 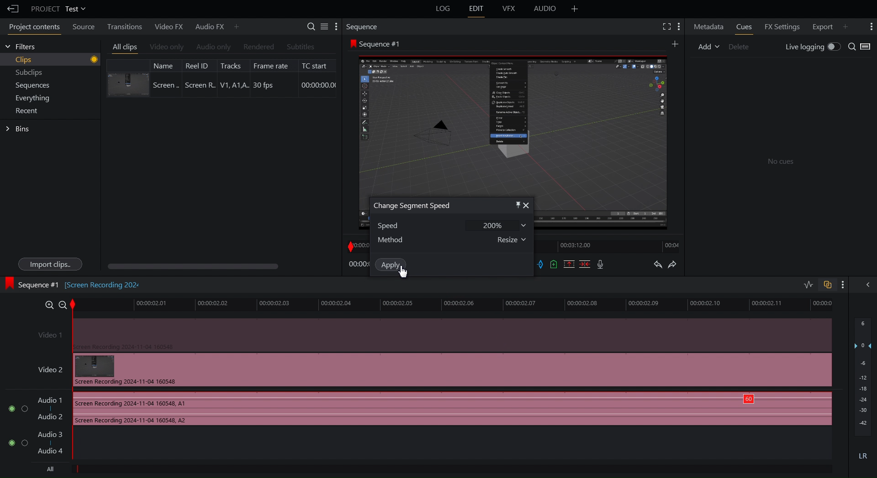 I want to click on Clip, so click(x=222, y=78).